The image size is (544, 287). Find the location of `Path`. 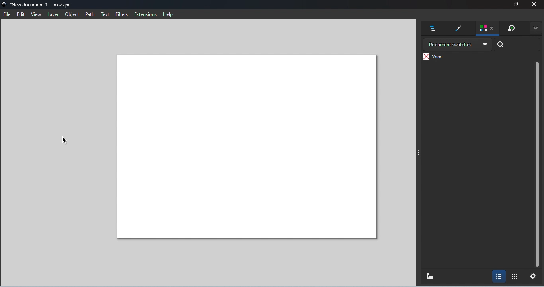

Path is located at coordinates (92, 14).